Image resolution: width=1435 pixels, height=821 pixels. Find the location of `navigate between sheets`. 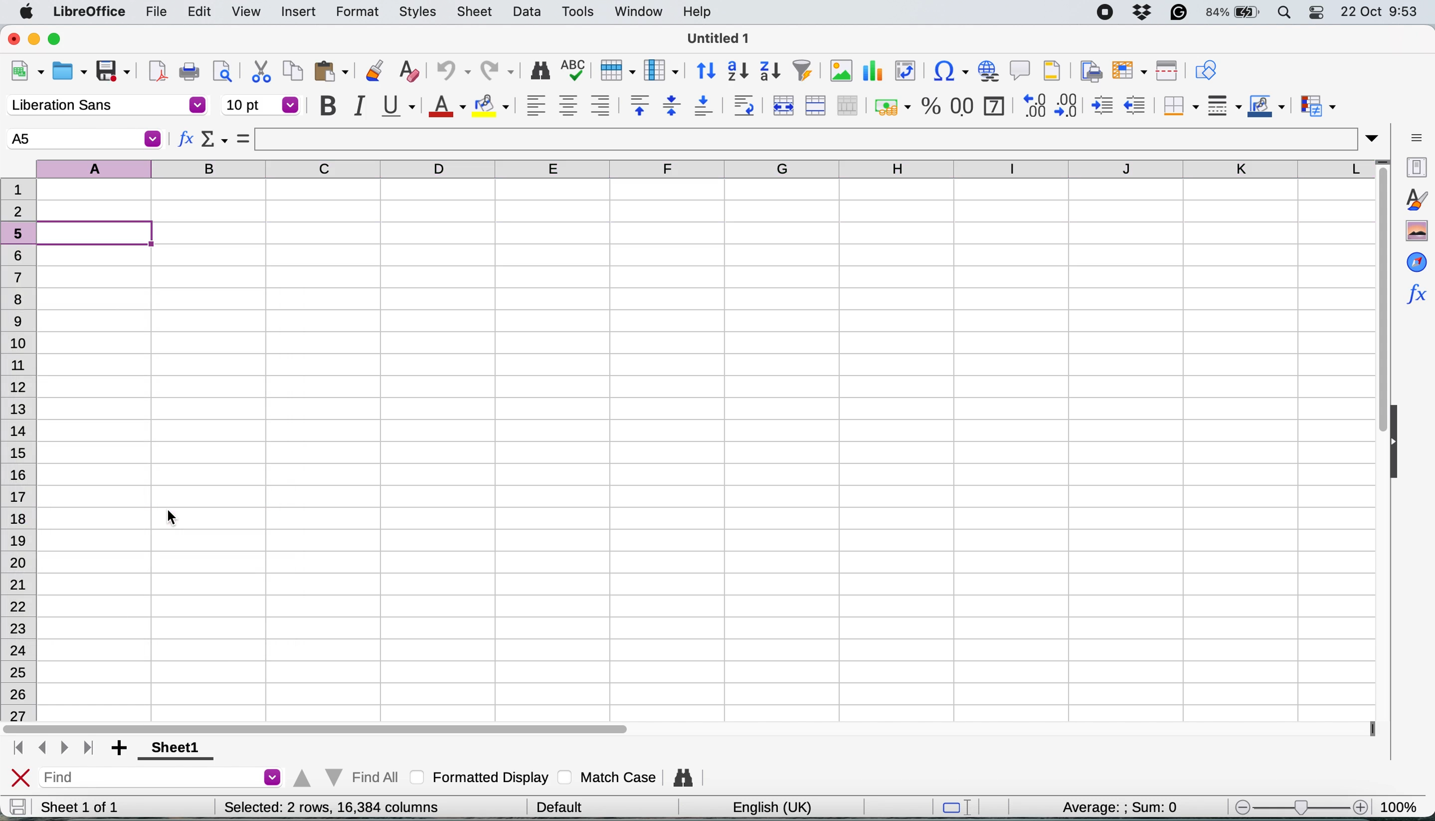

navigate between sheets is located at coordinates (52, 749).